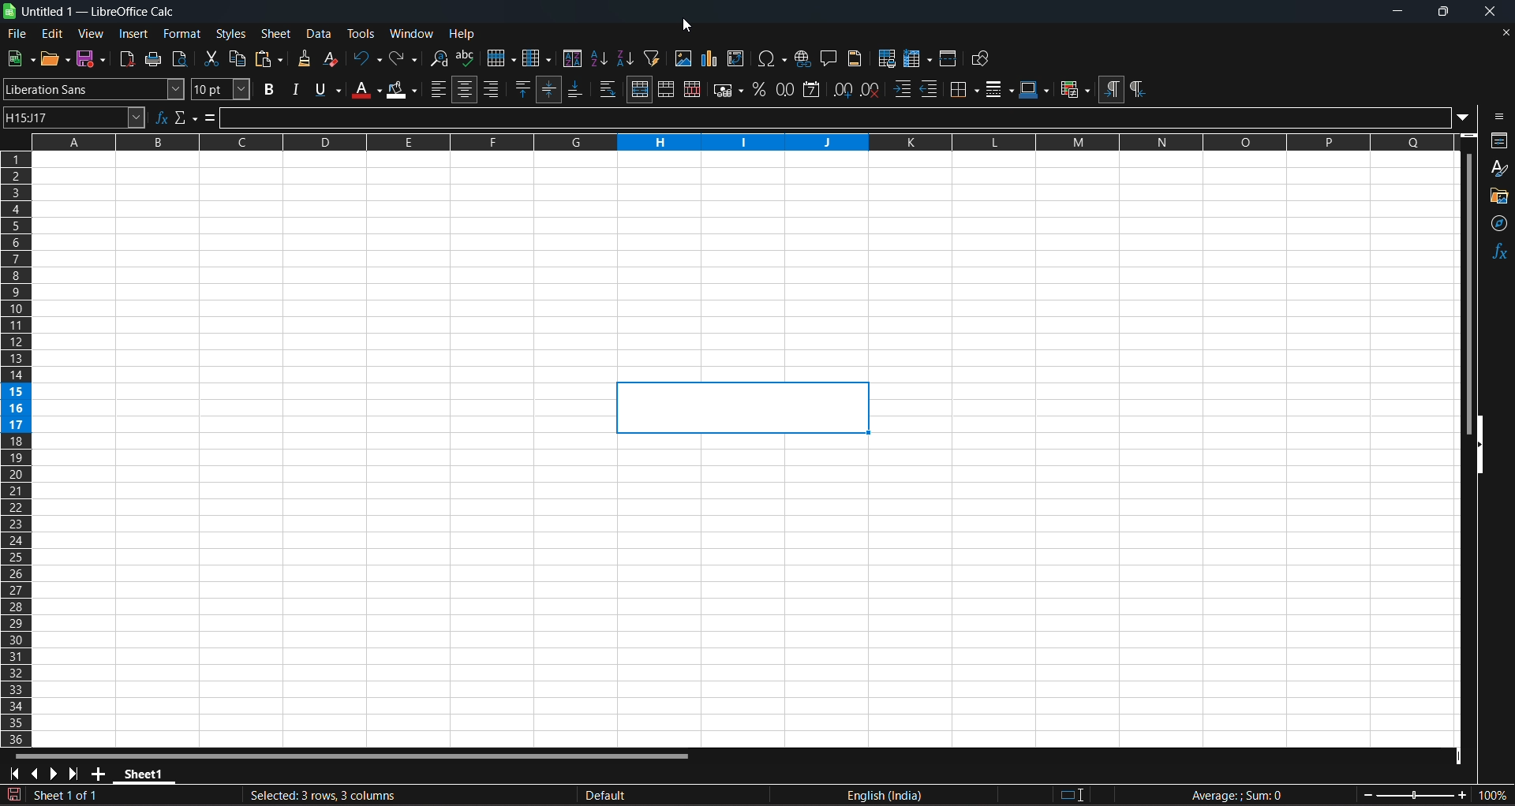 This screenshot has height=806, width=1515. Describe the element at coordinates (574, 58) in the screenshot. I see `sort` at that location.